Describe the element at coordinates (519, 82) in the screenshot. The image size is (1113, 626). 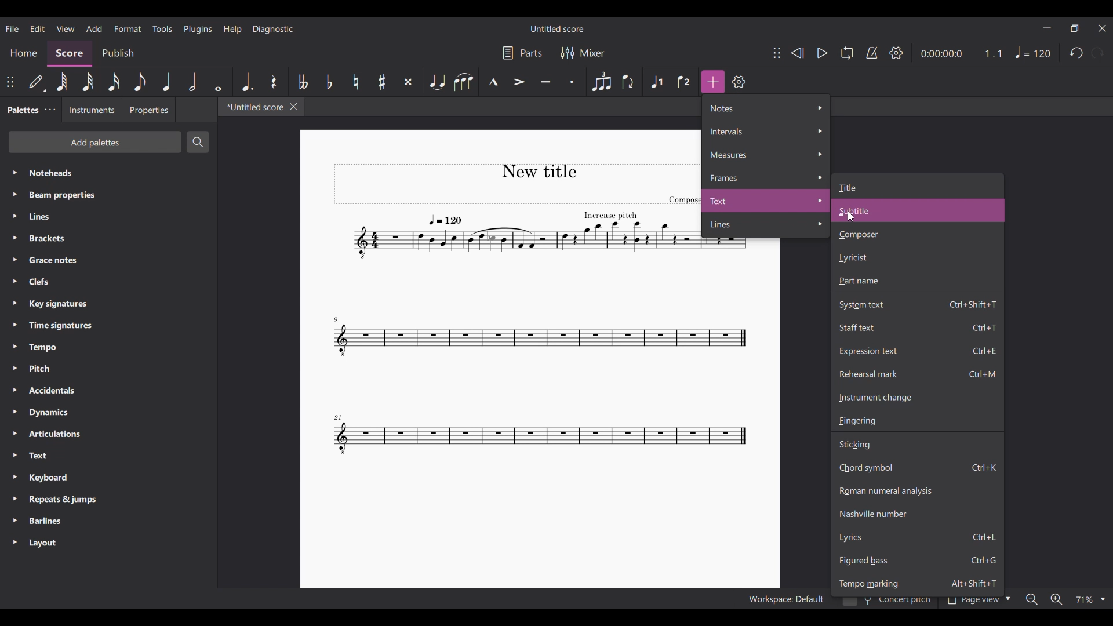
I see `Accent` at that location.